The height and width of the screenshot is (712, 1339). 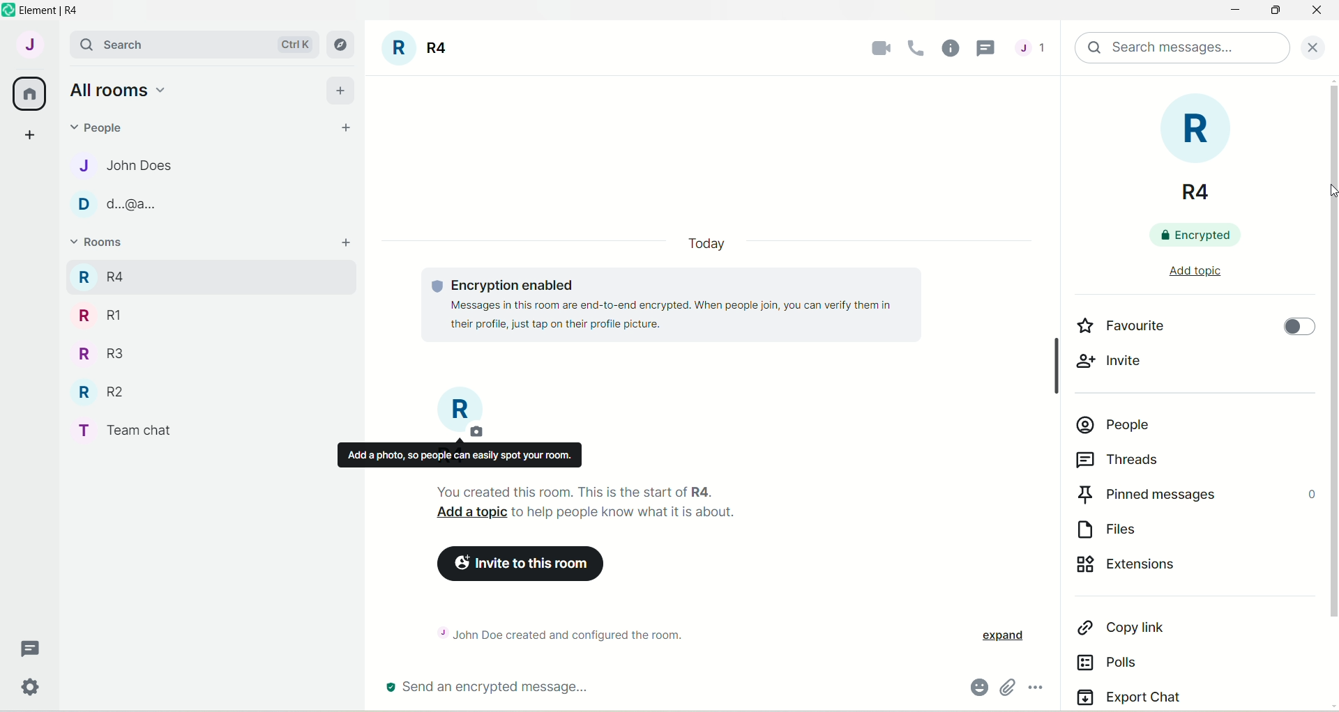 What do you see at coordinates (96, 389) in the screenshot?
I see `R R2` at bounding box center [96, 389].